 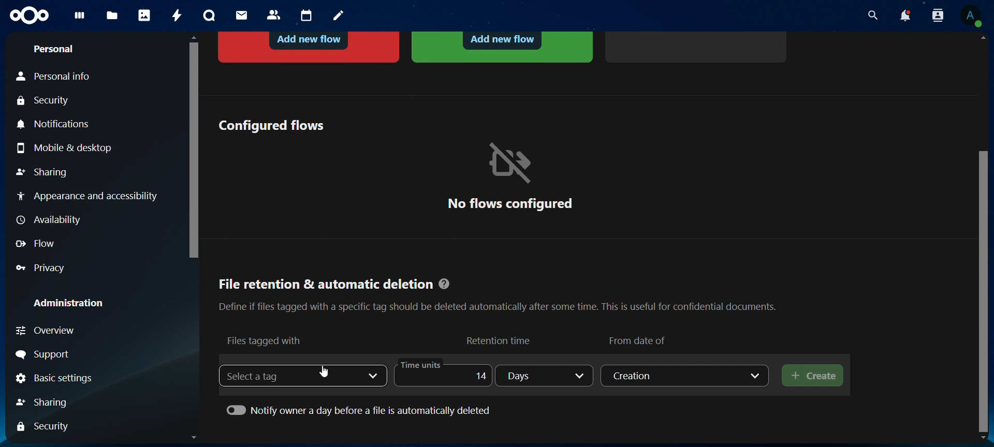 What do you see at coordinates (274, 16) in the screenshot?
I see `contacts` at bounding box center [274, 16].